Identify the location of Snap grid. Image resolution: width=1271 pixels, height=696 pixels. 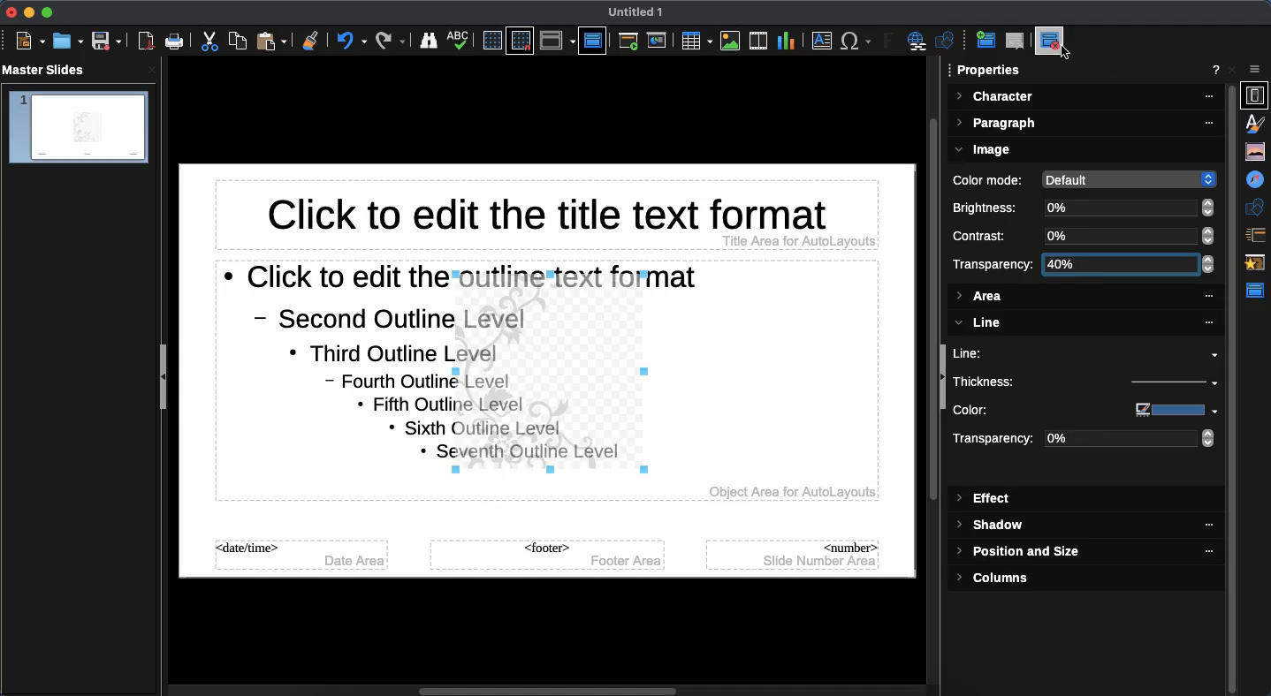
(520, 42).